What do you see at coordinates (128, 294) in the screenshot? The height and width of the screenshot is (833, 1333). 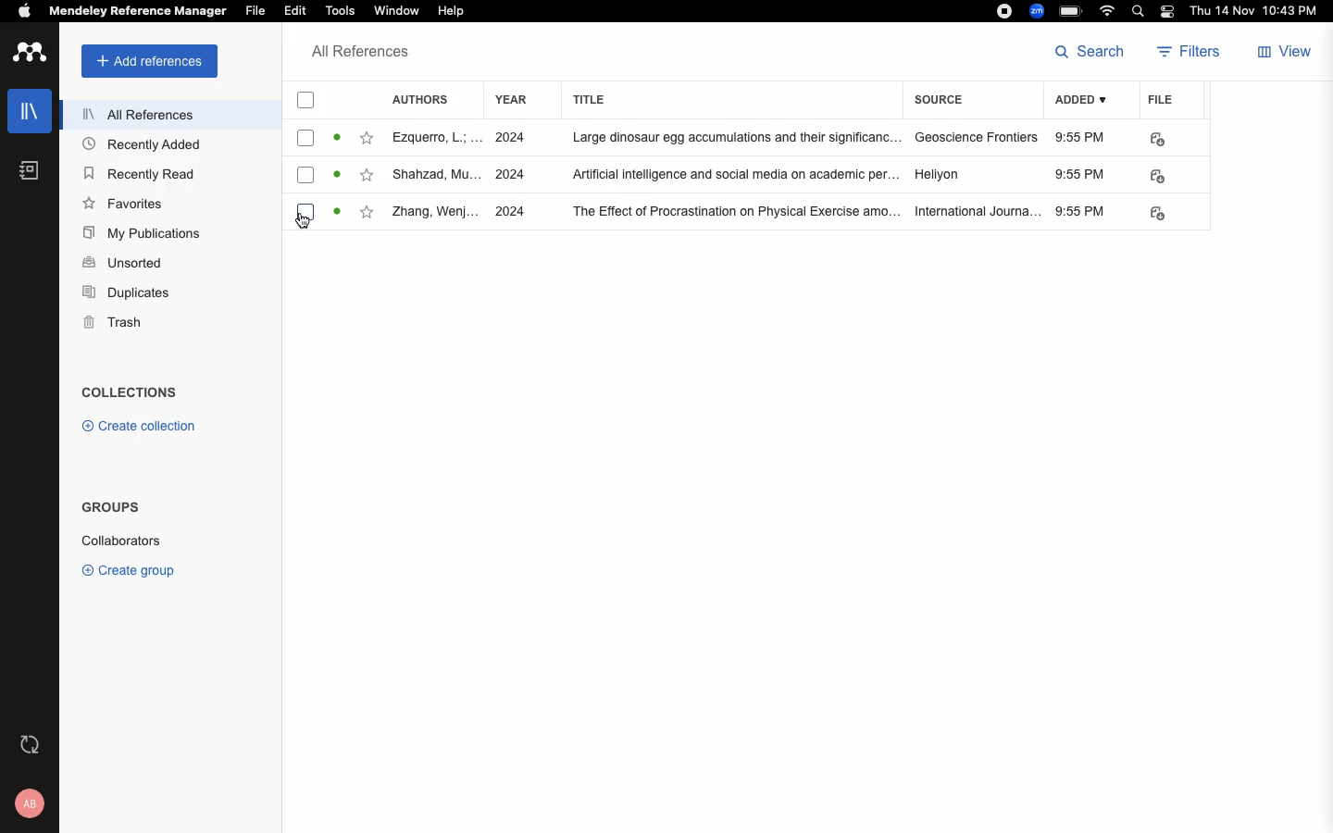 I see `Duplicates` at bounding box center [128, 294].